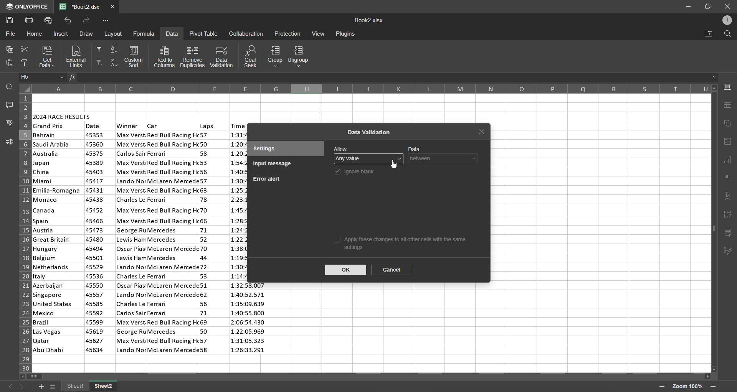 This screenshot has width=737, height=392. Describe the element at coordinates (713, 386) in the screenshot. I see `zoom in` at that location.